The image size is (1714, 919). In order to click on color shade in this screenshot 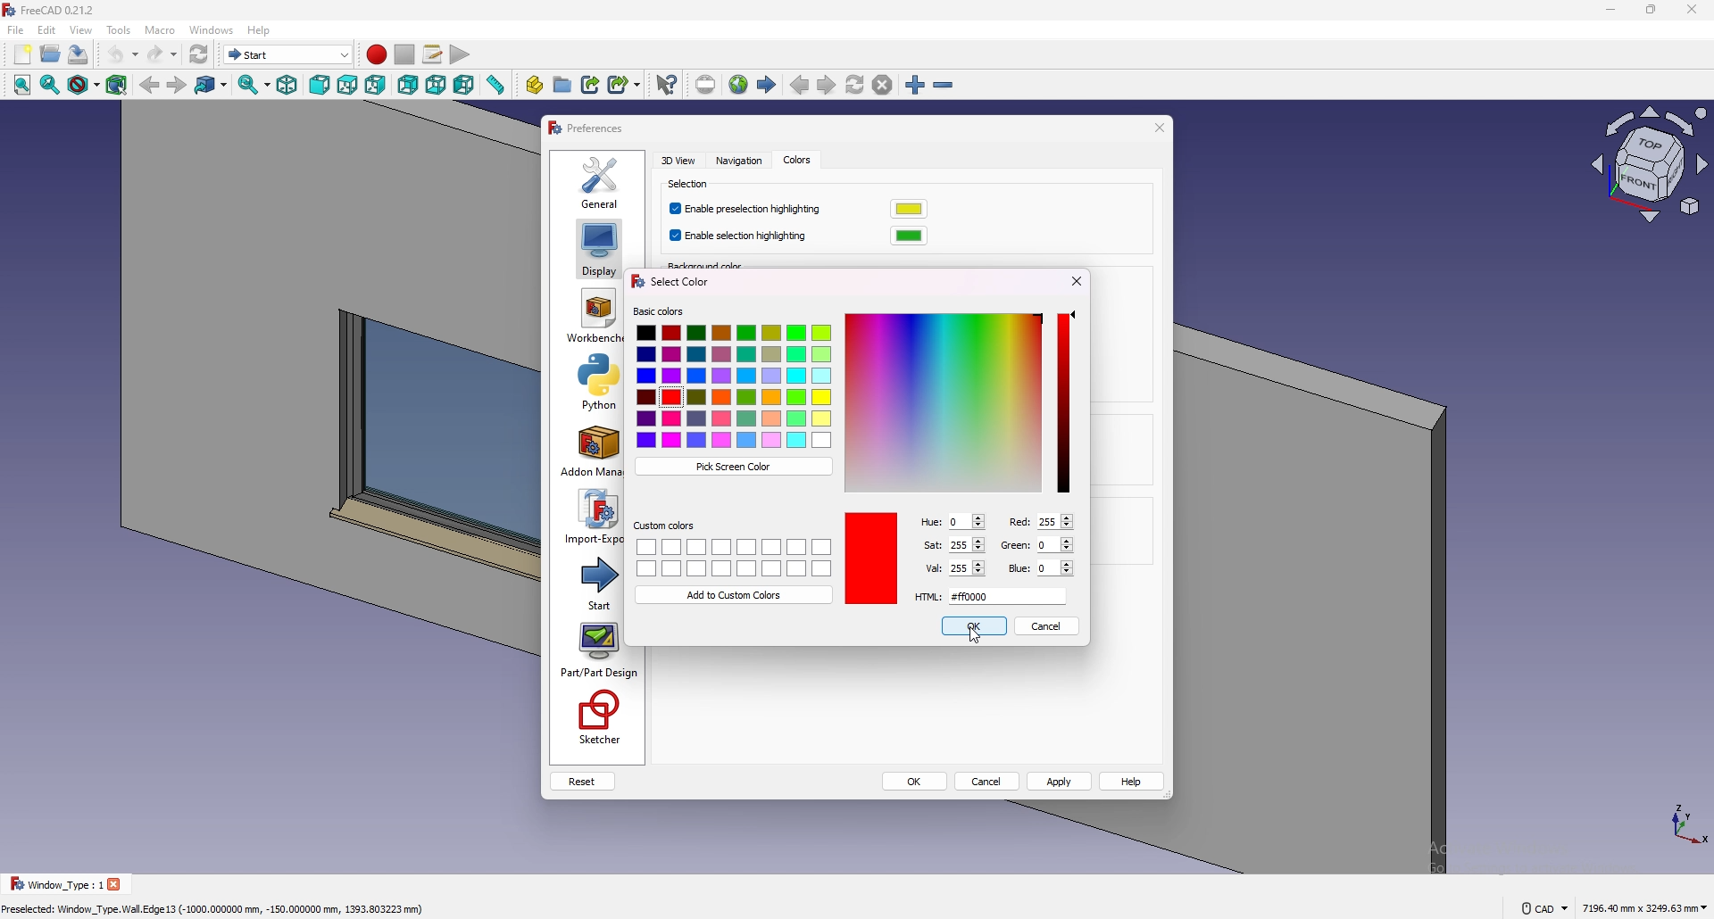, I will do `click(871, 559)`.